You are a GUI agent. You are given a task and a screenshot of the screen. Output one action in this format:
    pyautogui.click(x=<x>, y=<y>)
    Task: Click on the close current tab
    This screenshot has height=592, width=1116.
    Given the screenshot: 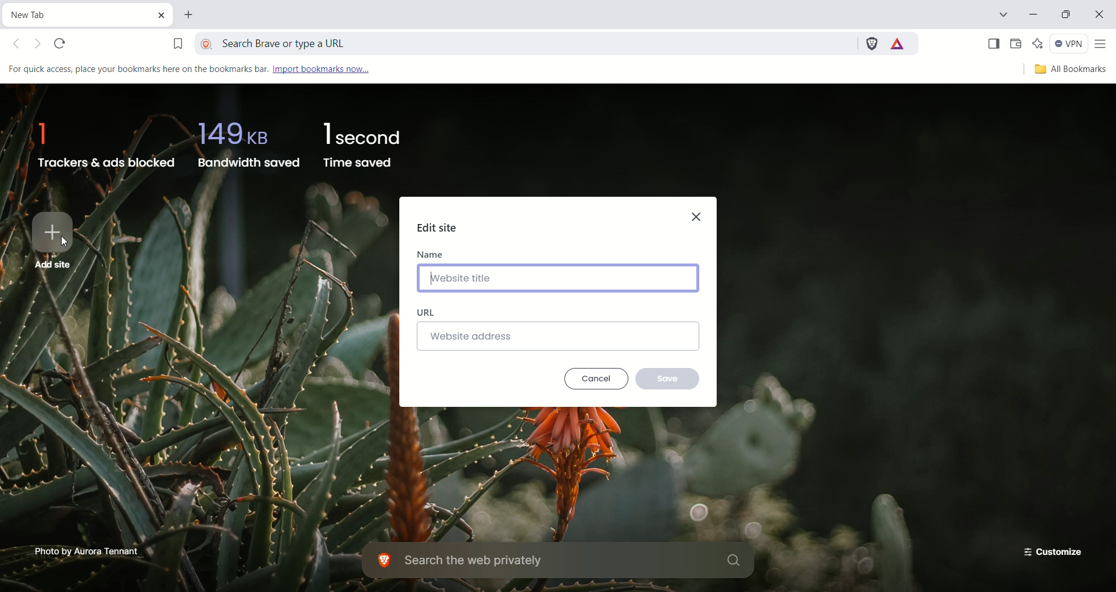 What is the action you would take?
    pyautogui.click(x=164, y=15)
    